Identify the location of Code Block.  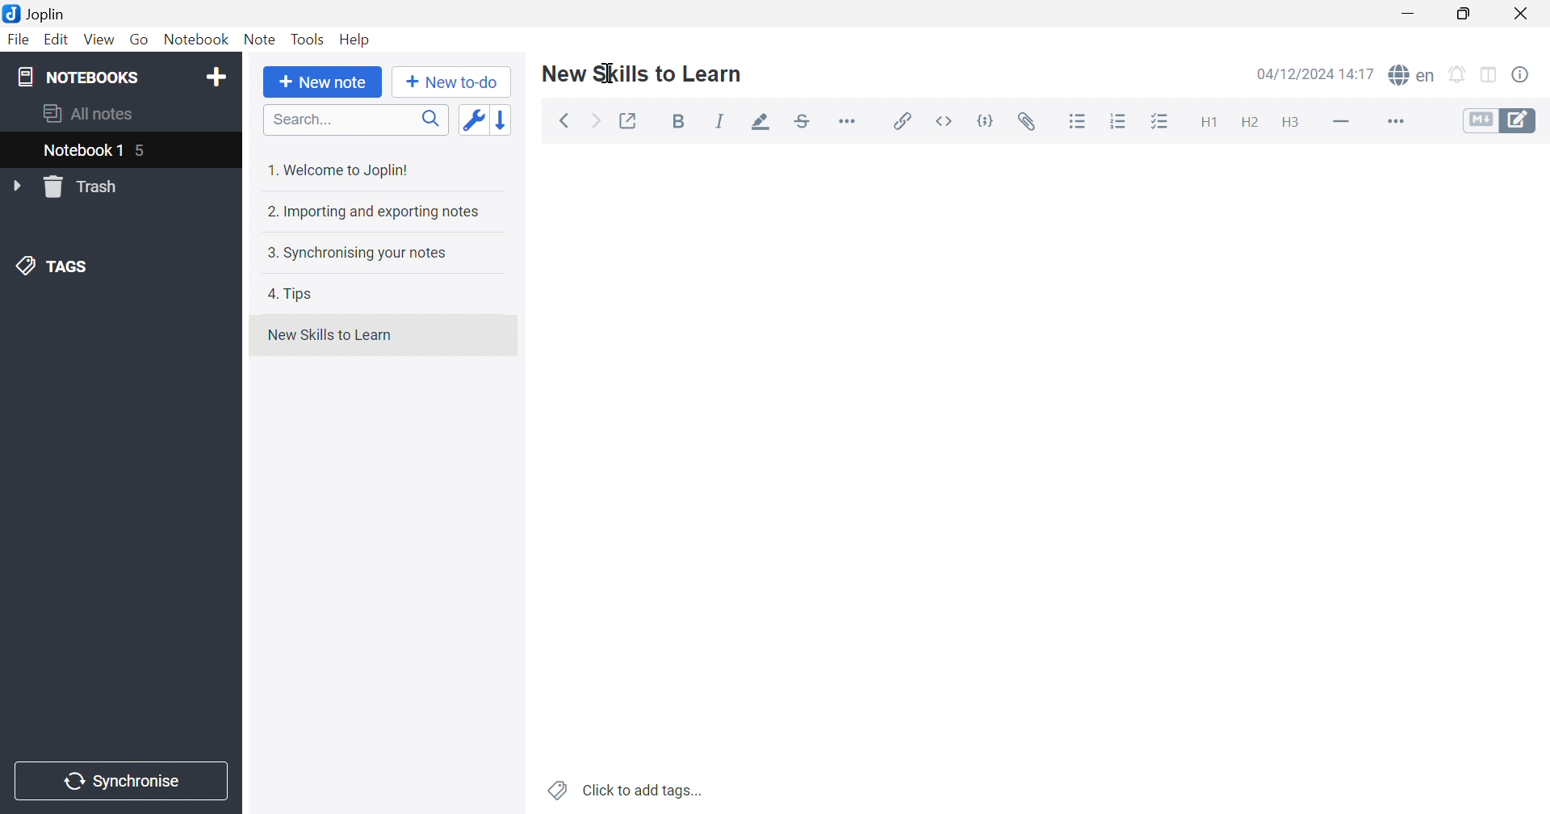
(989, 124).